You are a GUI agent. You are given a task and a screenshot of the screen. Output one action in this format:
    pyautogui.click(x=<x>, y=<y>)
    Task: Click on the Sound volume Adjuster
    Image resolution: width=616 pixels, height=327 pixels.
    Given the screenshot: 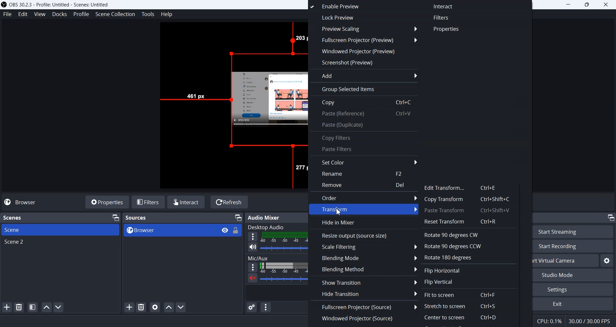 What is the action you would take?
    pyautogui.click(x=284, y=248)
    